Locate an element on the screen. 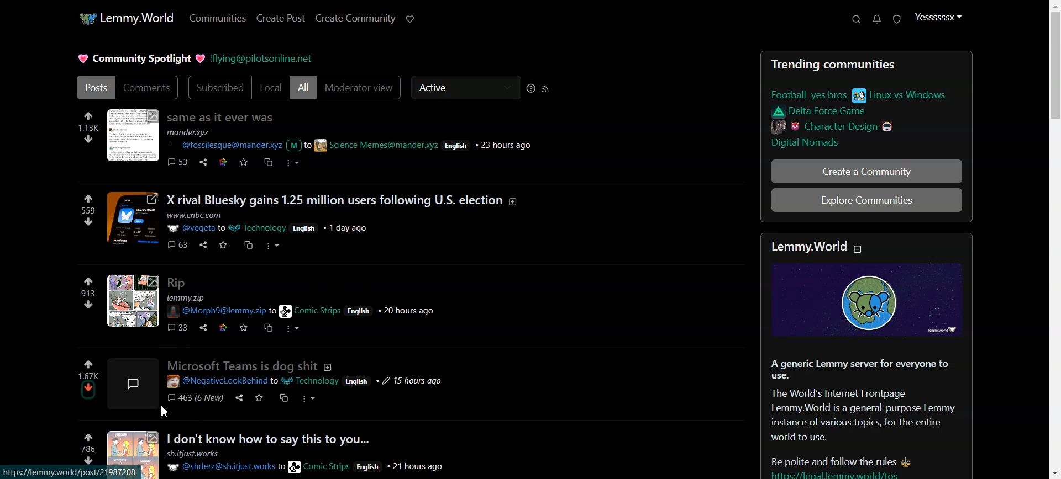 This screenshot has width=1061, height=479. Hyperlink is located at coordinates (306, 382).